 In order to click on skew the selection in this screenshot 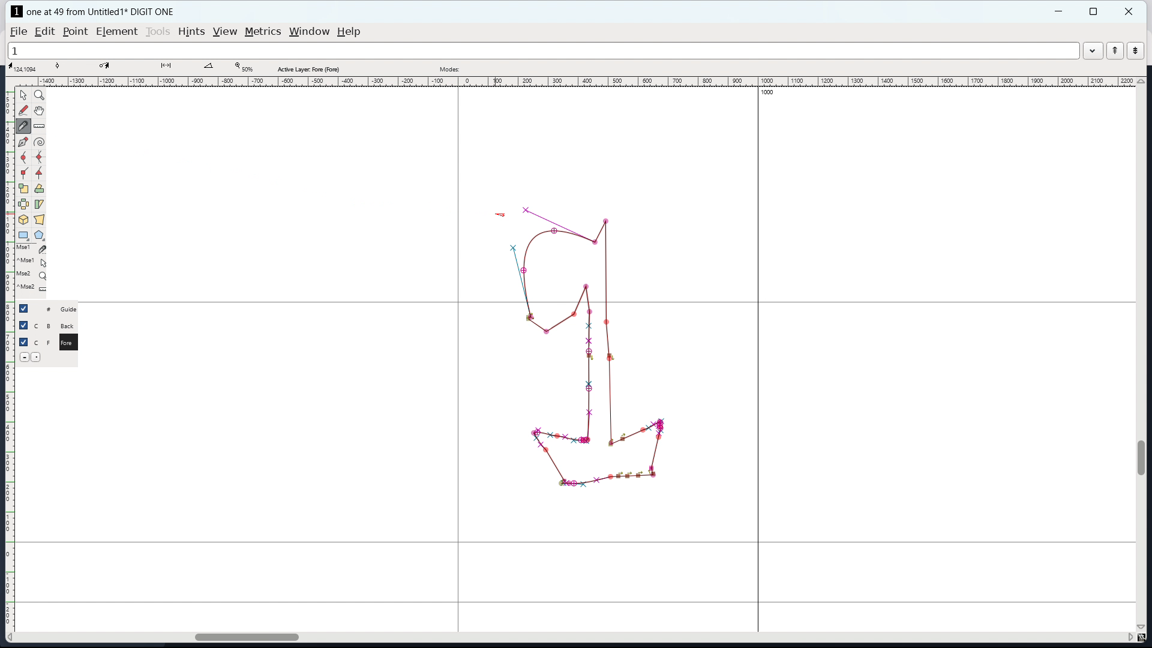, I will do `click(40, 204)`.